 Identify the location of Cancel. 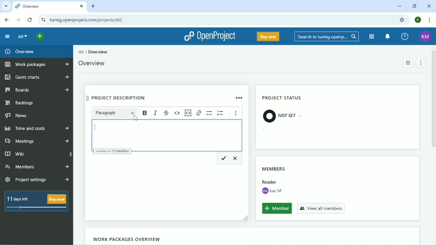
(236, 158).